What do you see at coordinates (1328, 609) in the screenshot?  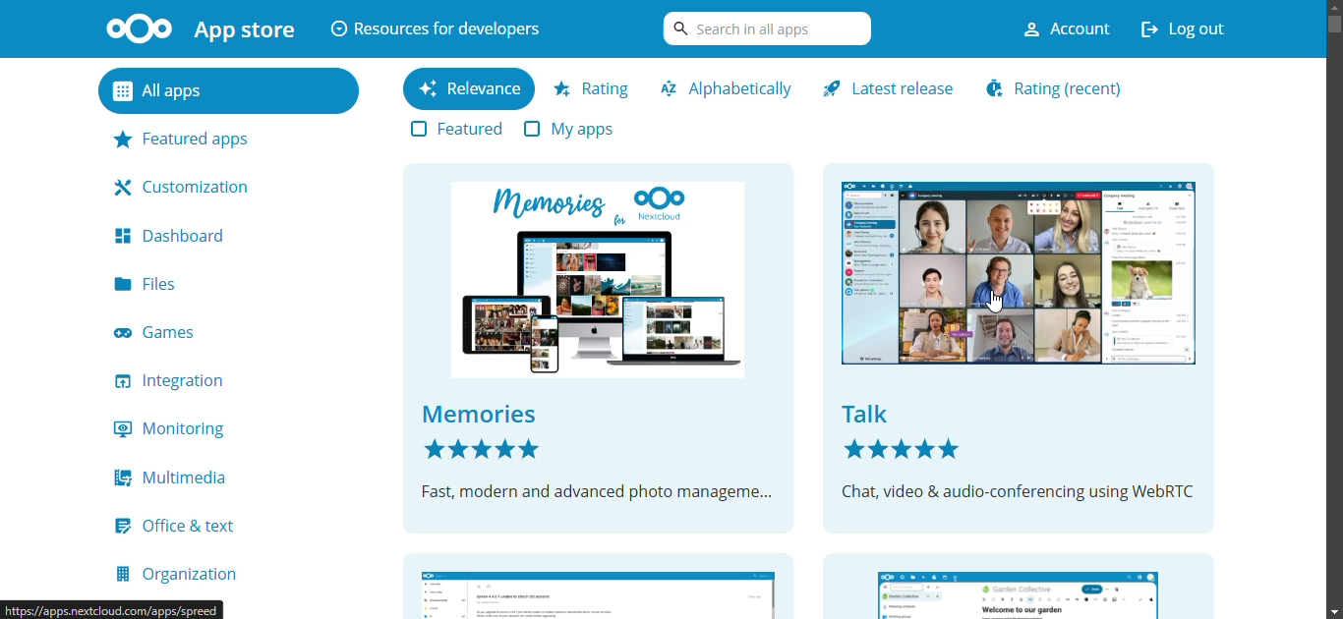 I see `scroll down` at bounding box center [1328, 609].